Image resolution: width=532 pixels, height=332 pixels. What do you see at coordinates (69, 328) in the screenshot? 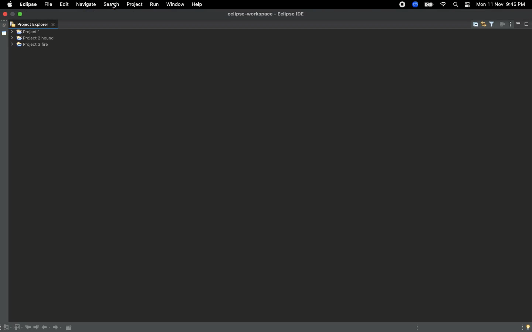
I see `Pin editor` at bounding box center [69, 328].